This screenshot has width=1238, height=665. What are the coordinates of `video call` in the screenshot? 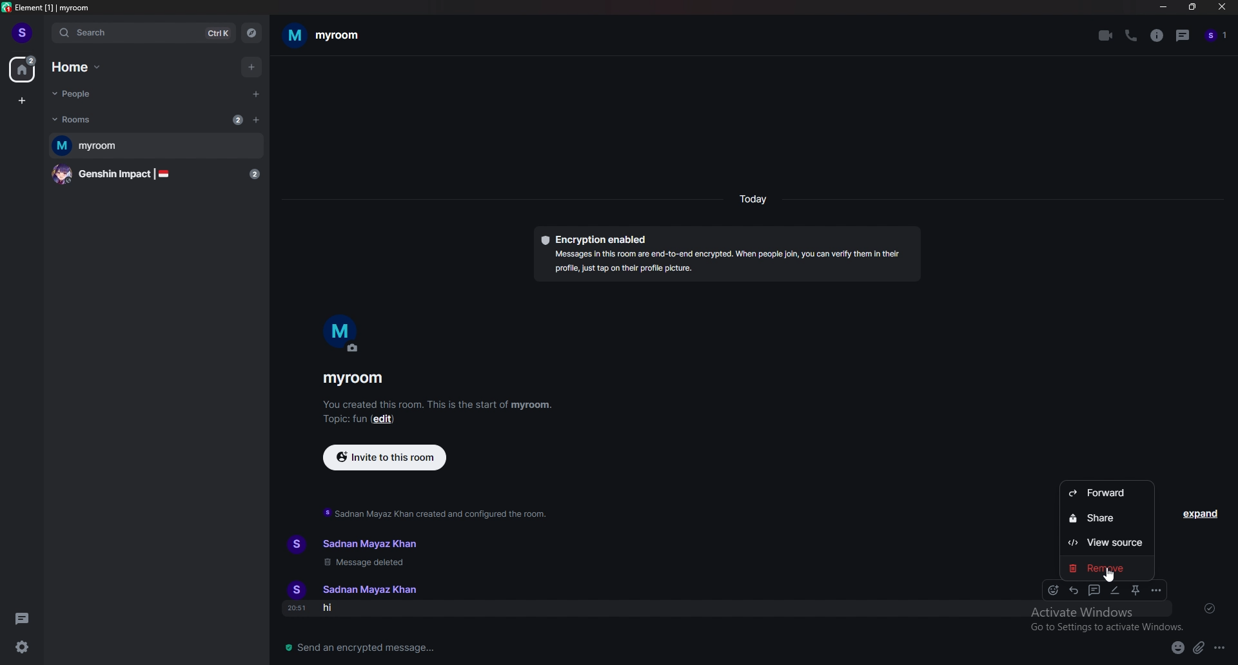 It's located at (1106, 35).